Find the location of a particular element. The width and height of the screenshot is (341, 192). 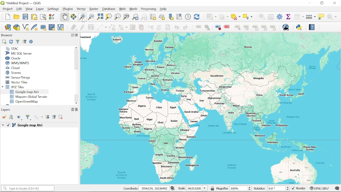

OpenStreetMap is located at coordinates (25, 102).